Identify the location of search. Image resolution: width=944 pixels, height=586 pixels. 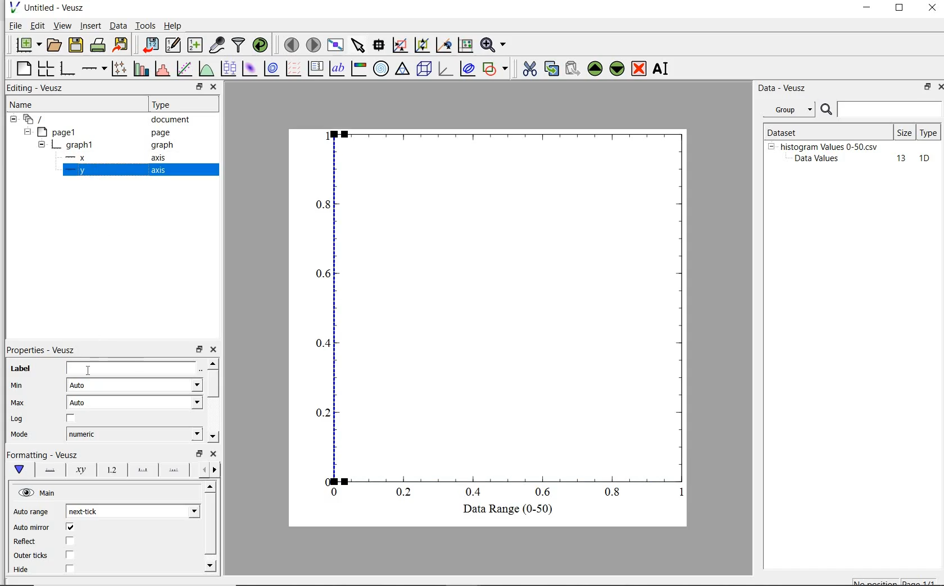
(827, 110).